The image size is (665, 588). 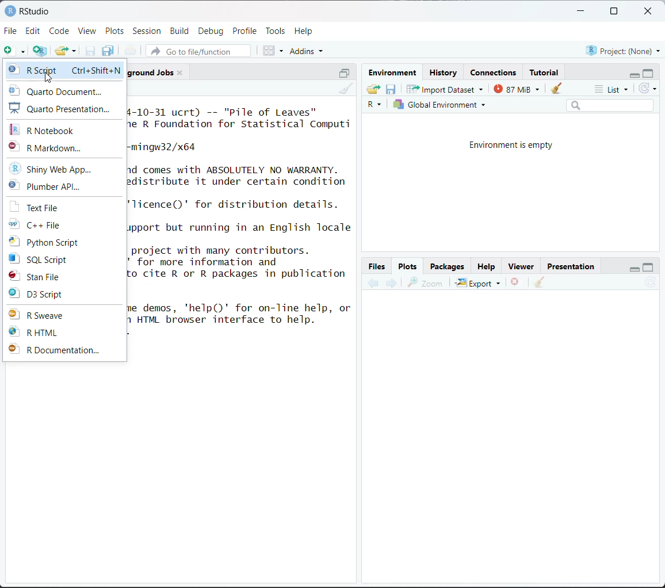 I want to click on Profile, so click(x=246, y=30).